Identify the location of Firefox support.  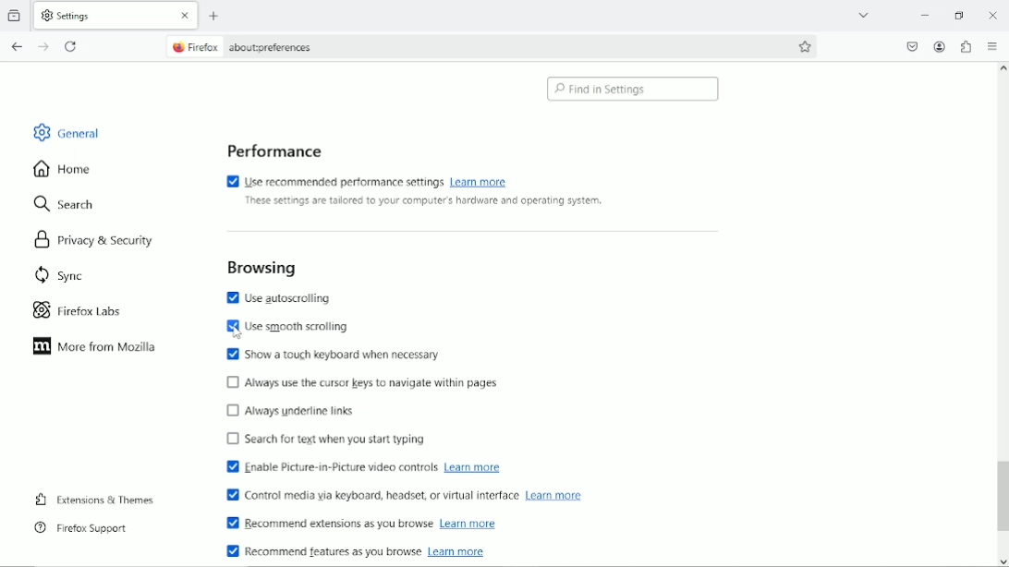
(81, 527).